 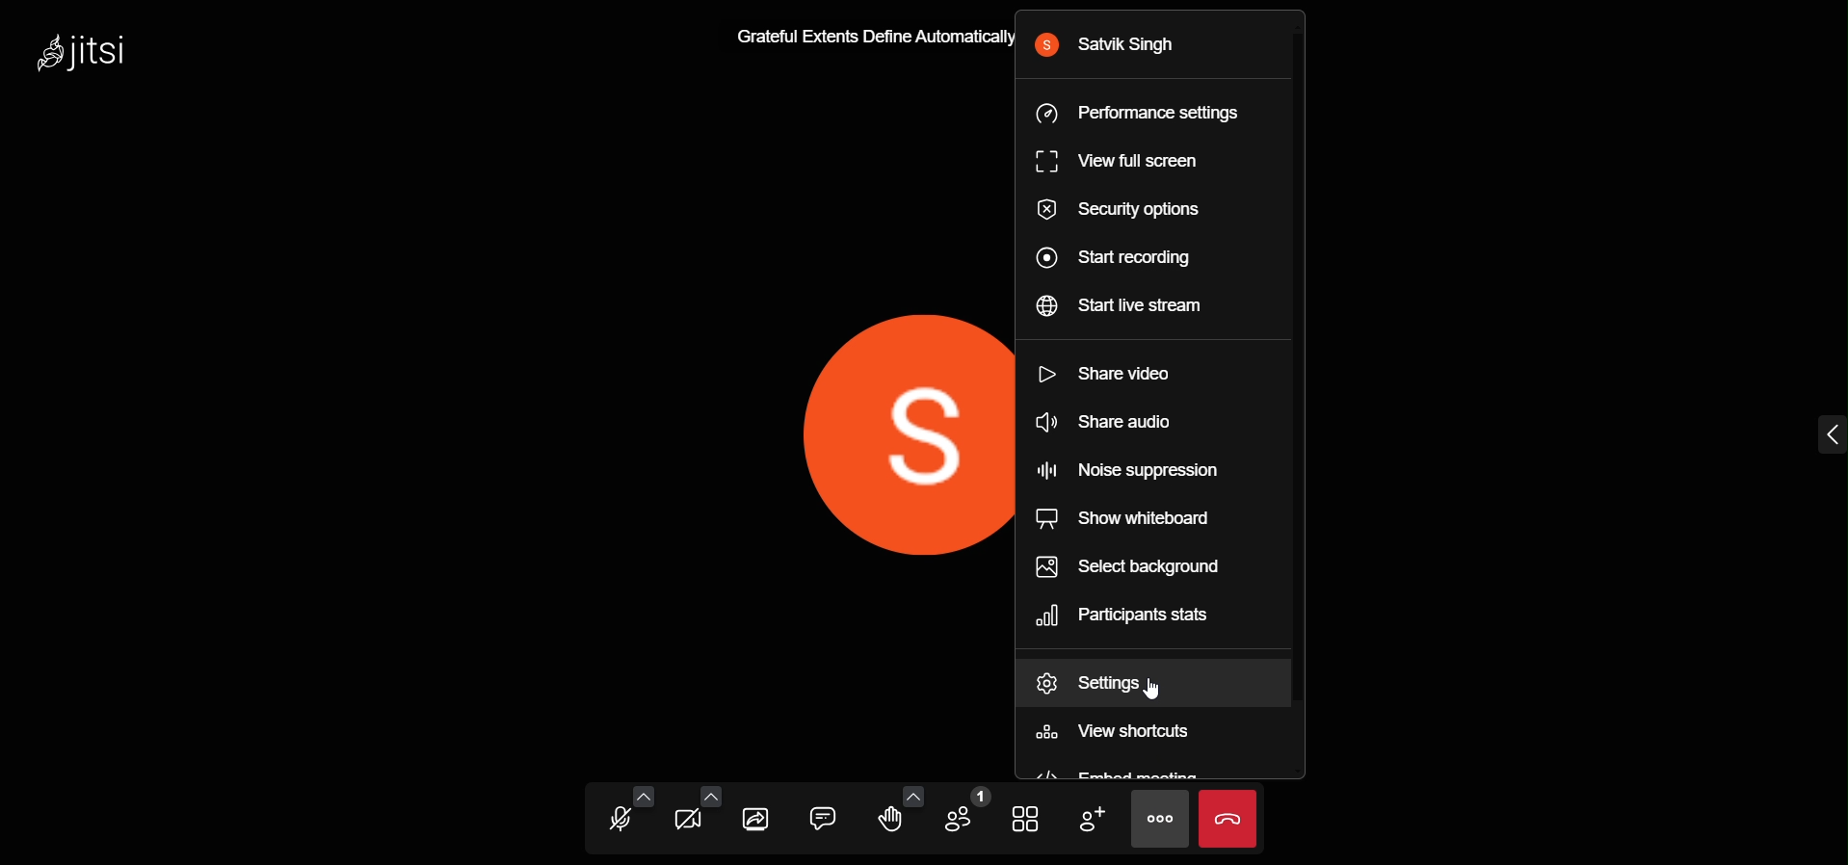 What do you see at coordinates (1132, 568) in the screenshot?
I see `select background` at bounding box center [1132, 568].